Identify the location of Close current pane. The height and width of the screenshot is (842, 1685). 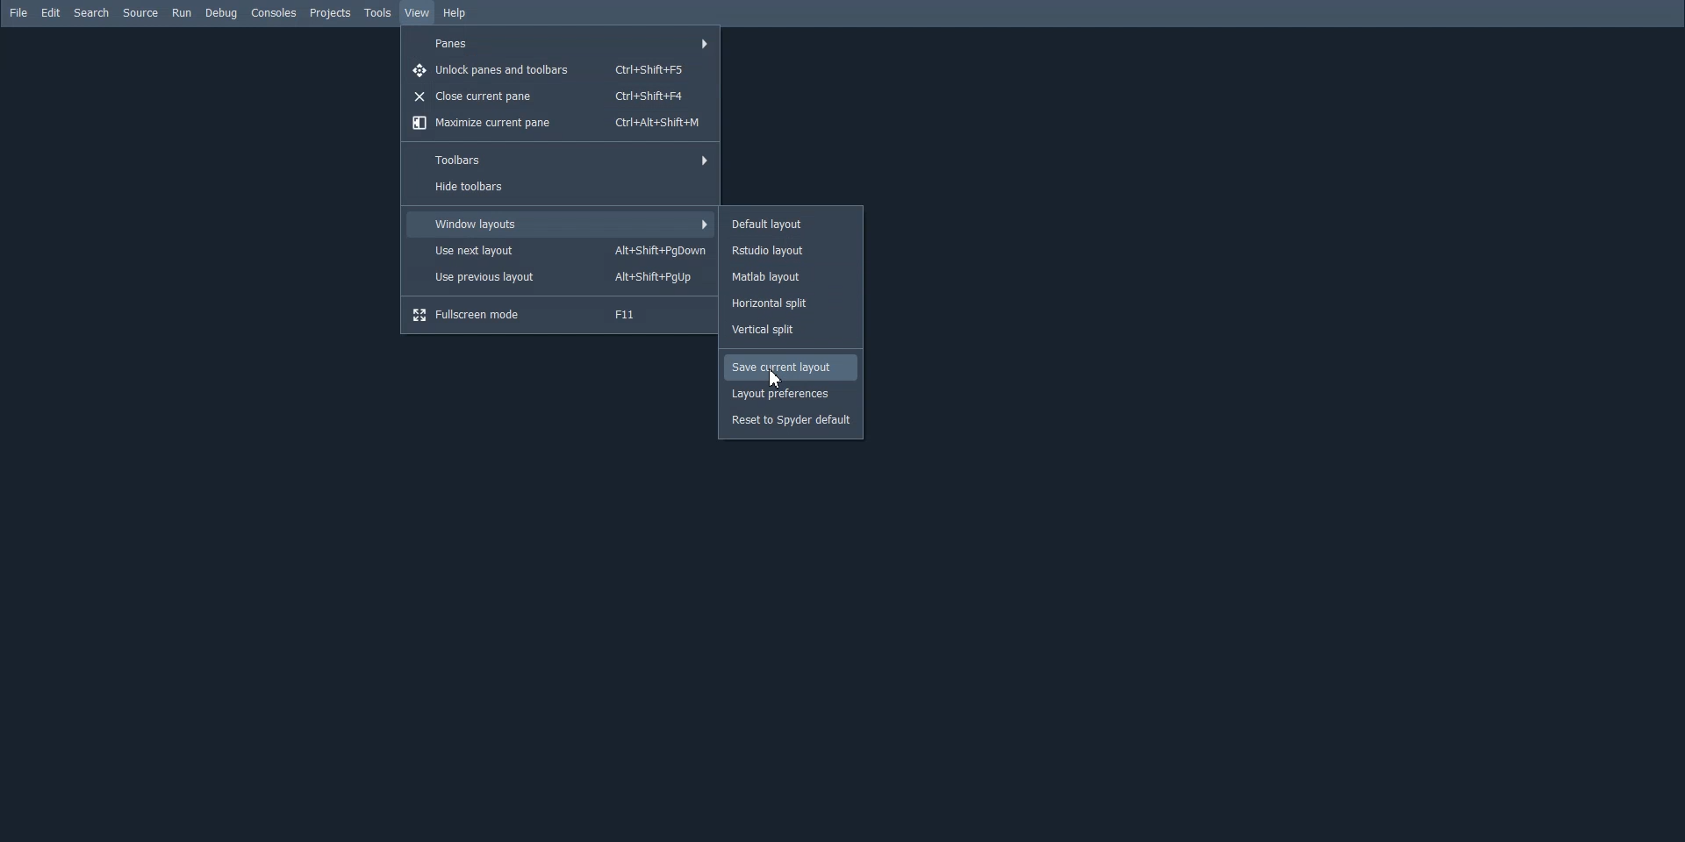
(560, 96).